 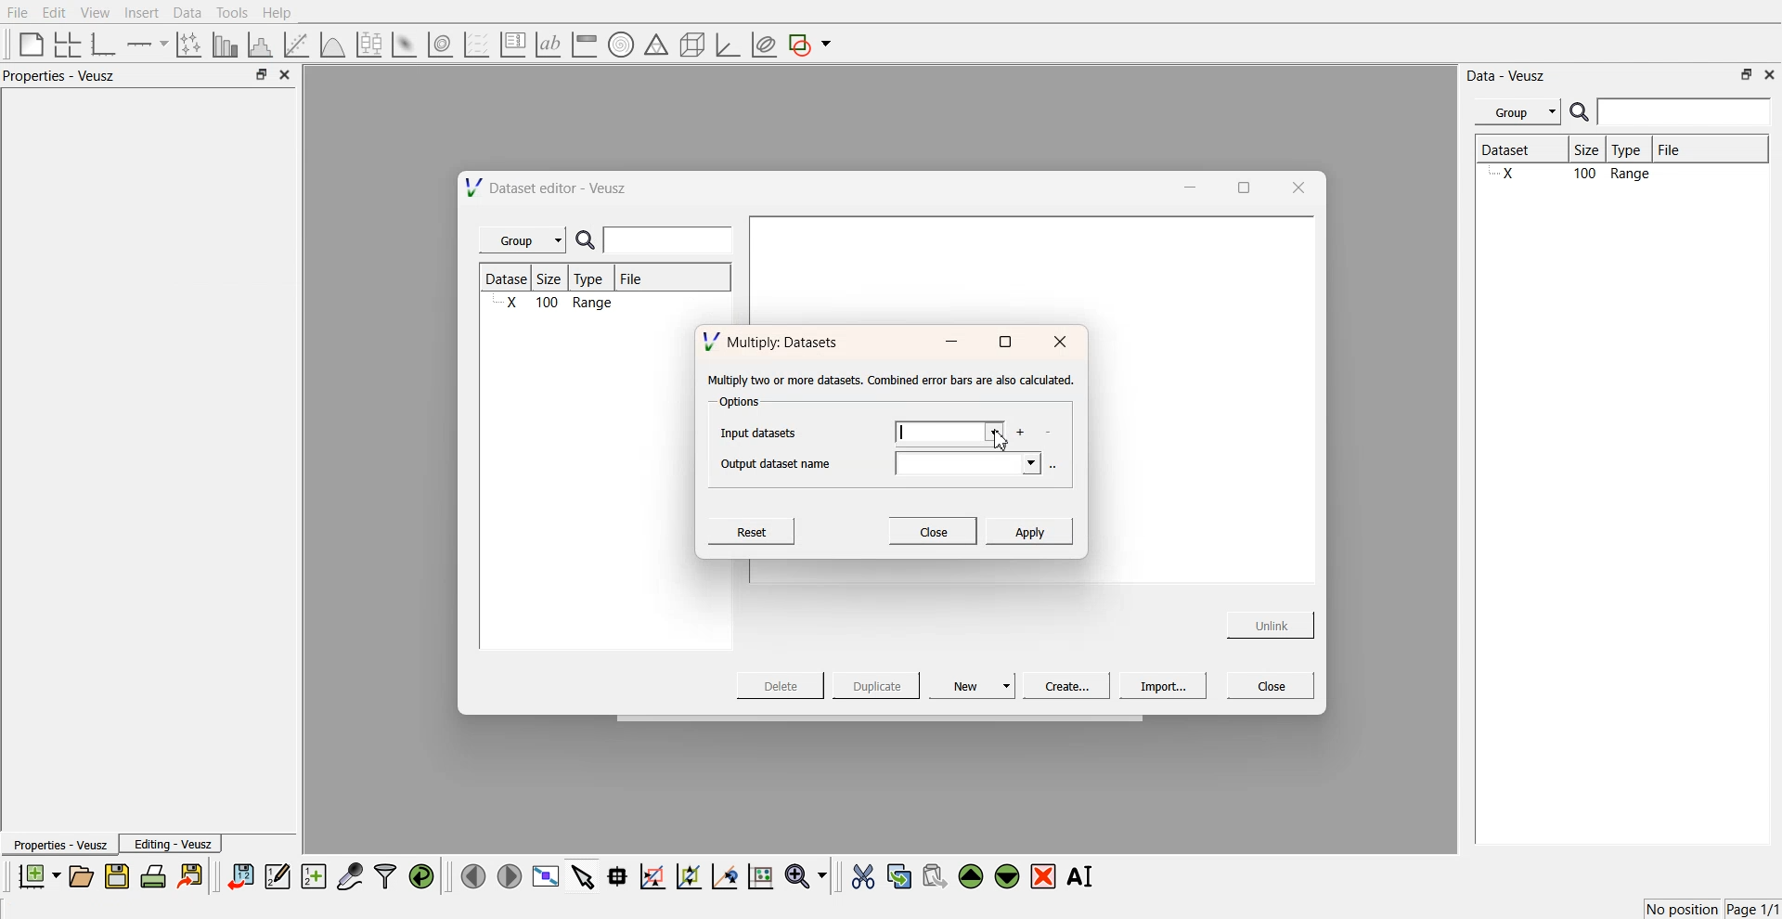 What do you see at coordinates (473, 875) in the screenshot?
I see `move left` at bounding box center [473, 875].